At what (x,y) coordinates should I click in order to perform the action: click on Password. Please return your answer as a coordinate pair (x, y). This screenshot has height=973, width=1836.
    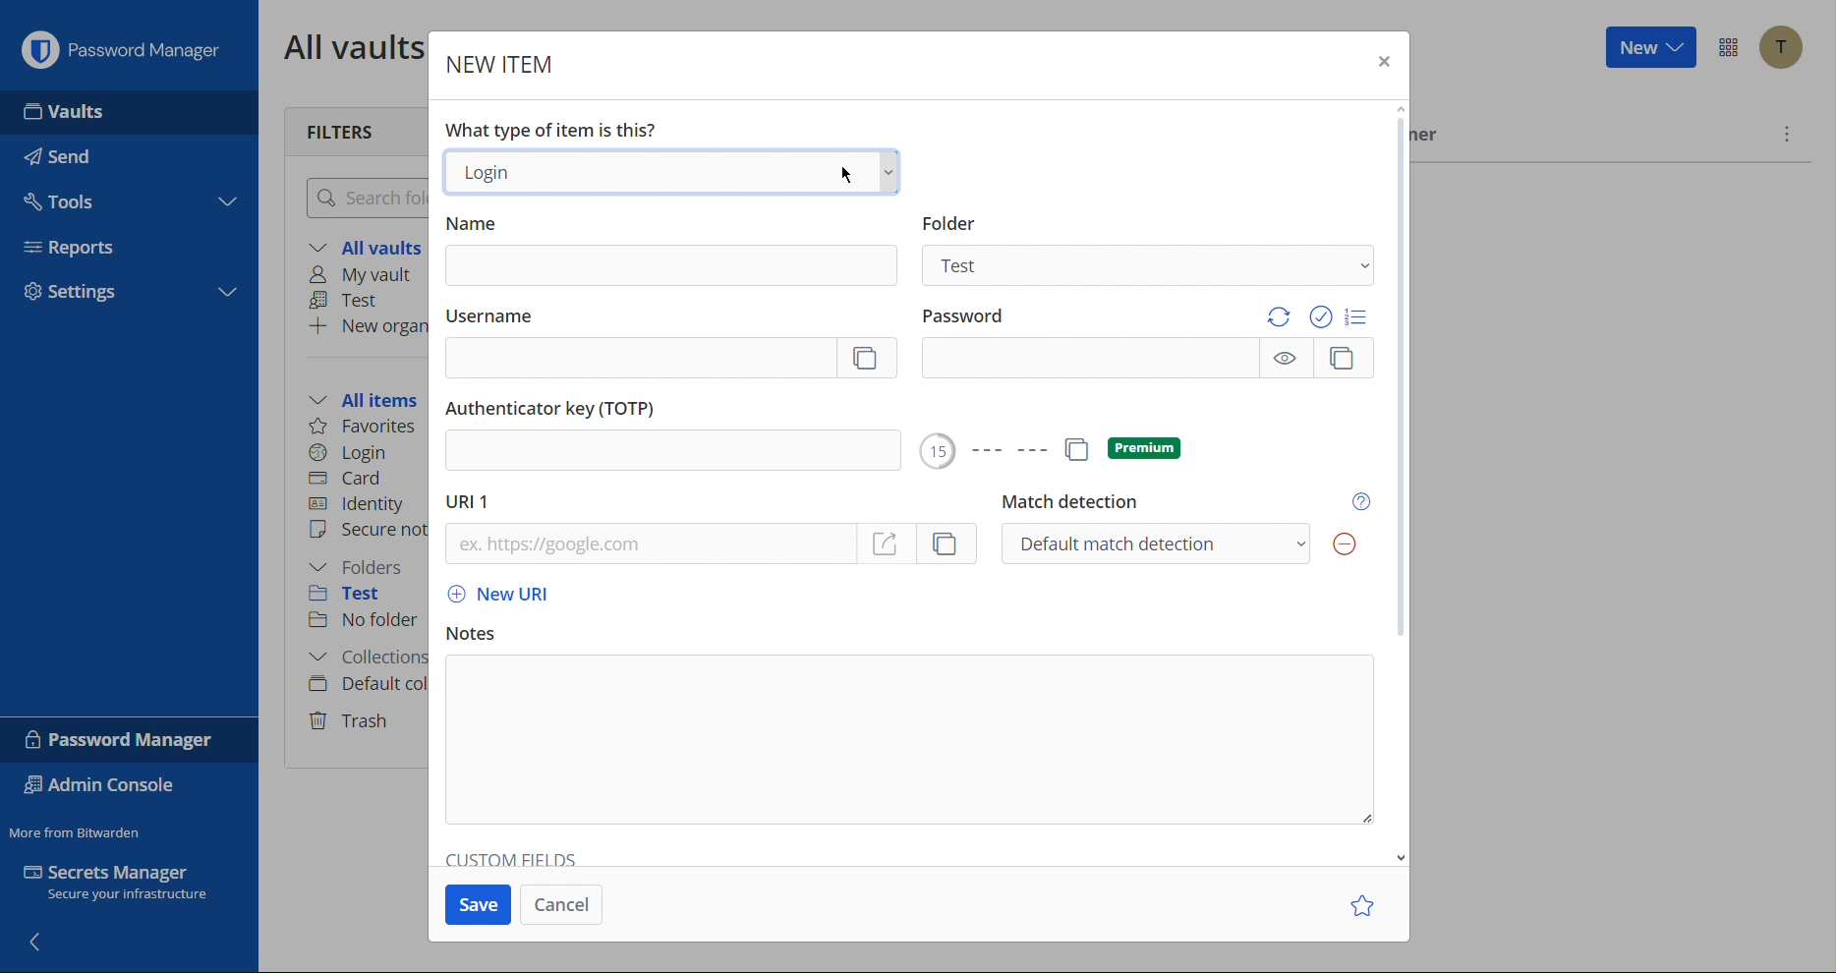
    Looking at the image, I should click on (960, 315).